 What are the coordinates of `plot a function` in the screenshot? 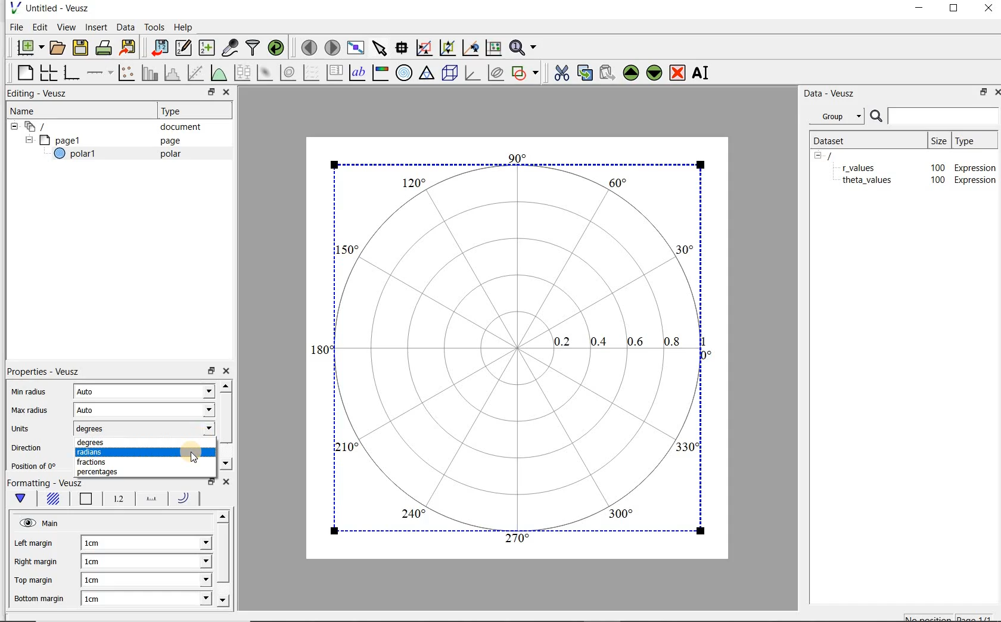 It's located at (218, 73).